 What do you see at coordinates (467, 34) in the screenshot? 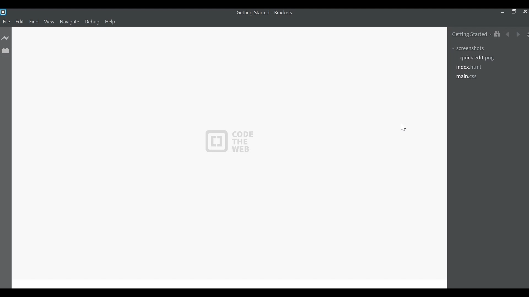
I see `Getting Stated` at bounding box center [467, 34].